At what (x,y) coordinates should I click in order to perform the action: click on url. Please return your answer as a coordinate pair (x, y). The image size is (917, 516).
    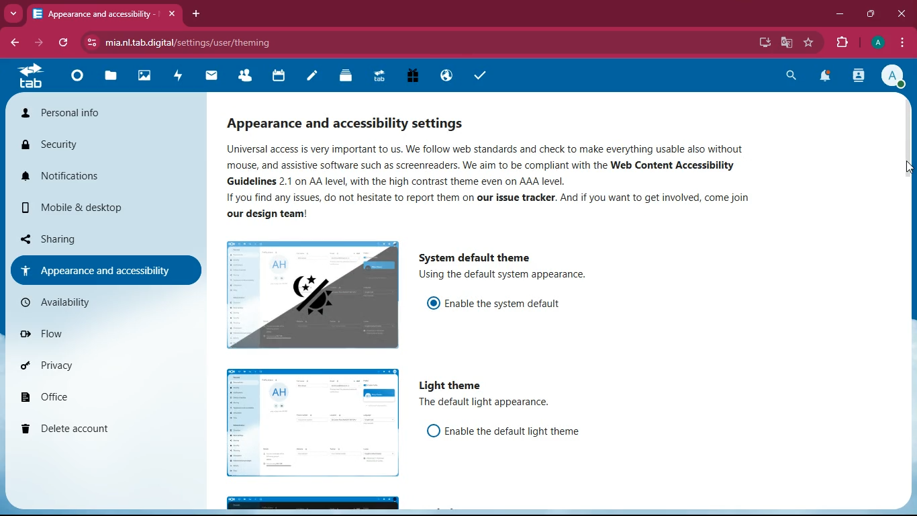
    Looking at the image, I should click on (198, 40).